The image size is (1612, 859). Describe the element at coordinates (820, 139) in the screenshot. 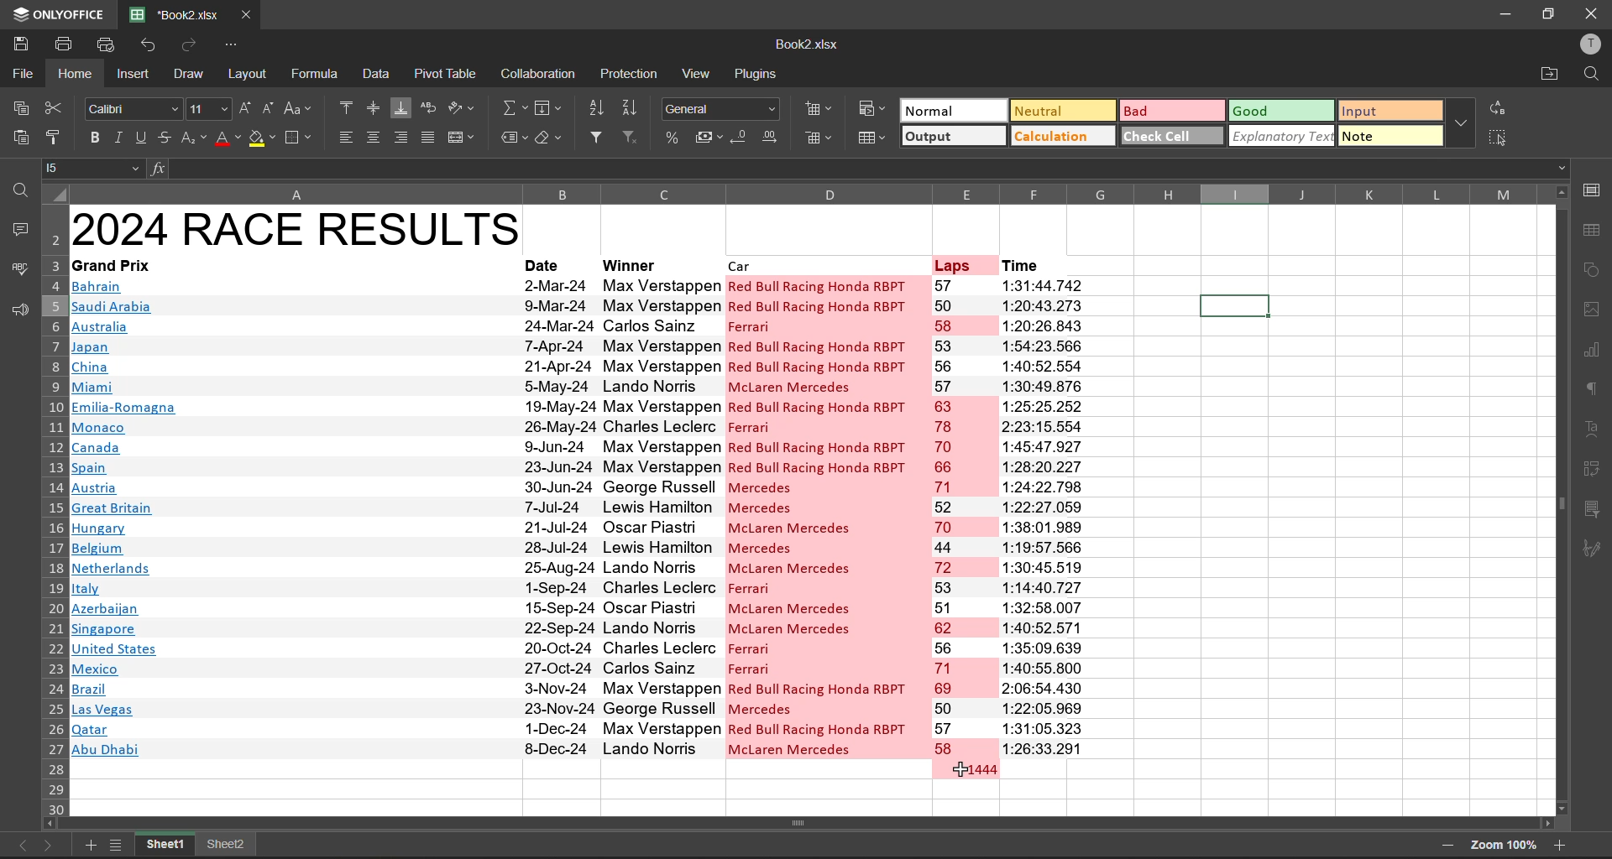

I see `remove cells` at that location.